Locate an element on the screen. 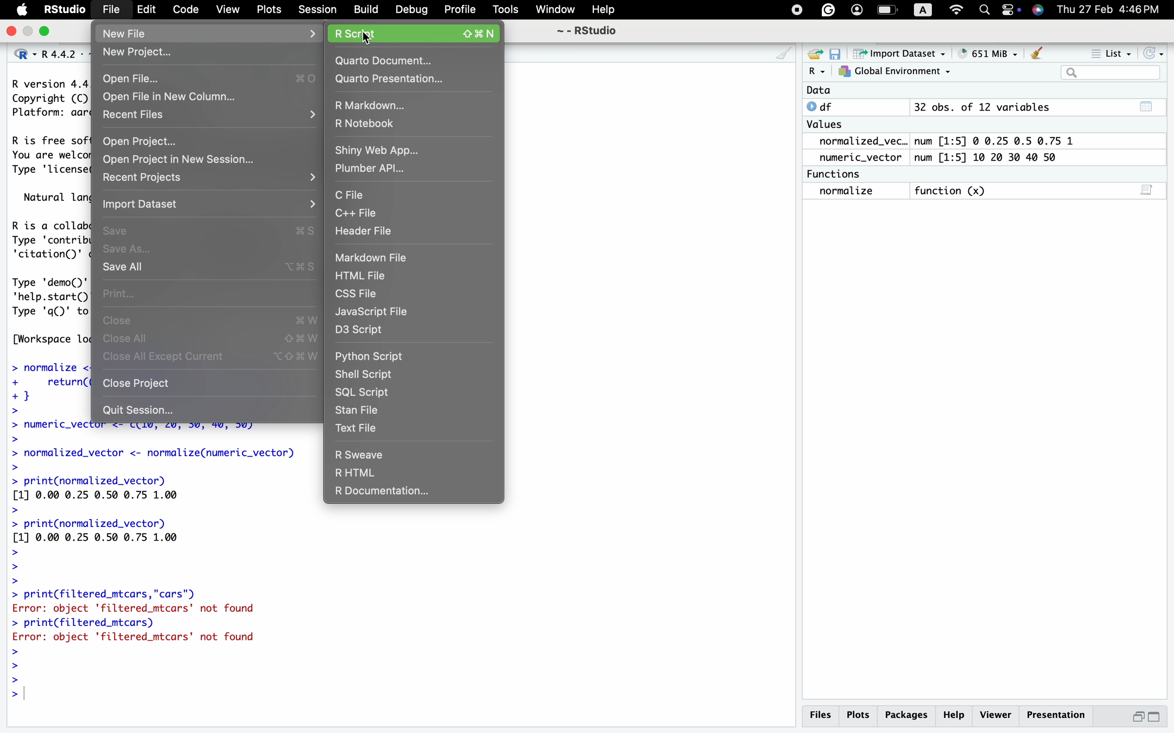 The width and height of the screenshot is (1174, 733). Save As is located at coordinates (153, 251).